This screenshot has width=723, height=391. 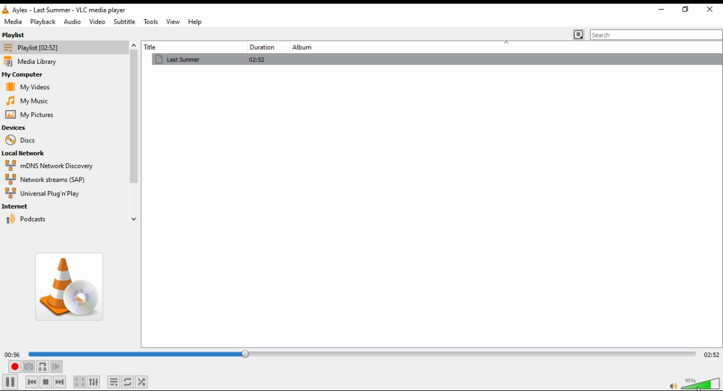 I want to click on mute/unmute, so click(x=672, y=385).